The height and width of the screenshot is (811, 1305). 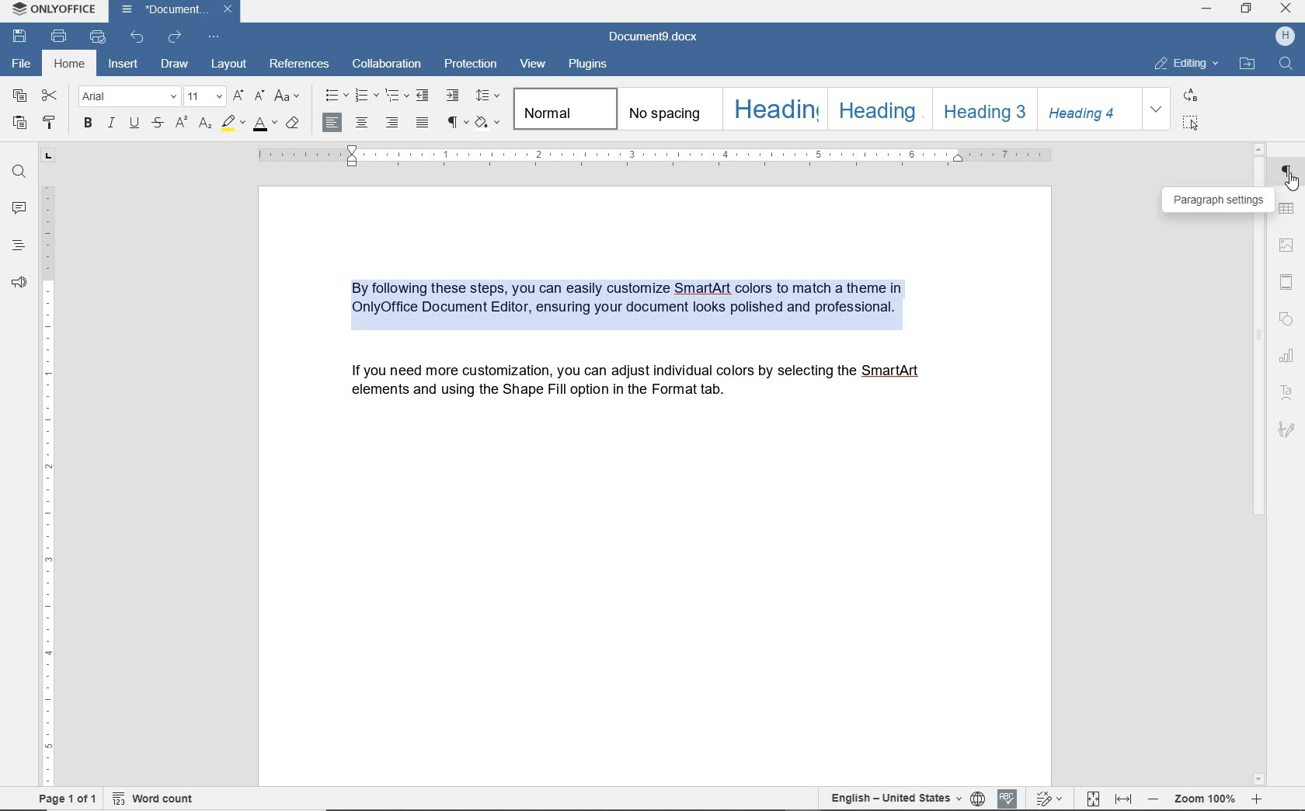 I want to click on cut, so click(x=50, y=96).